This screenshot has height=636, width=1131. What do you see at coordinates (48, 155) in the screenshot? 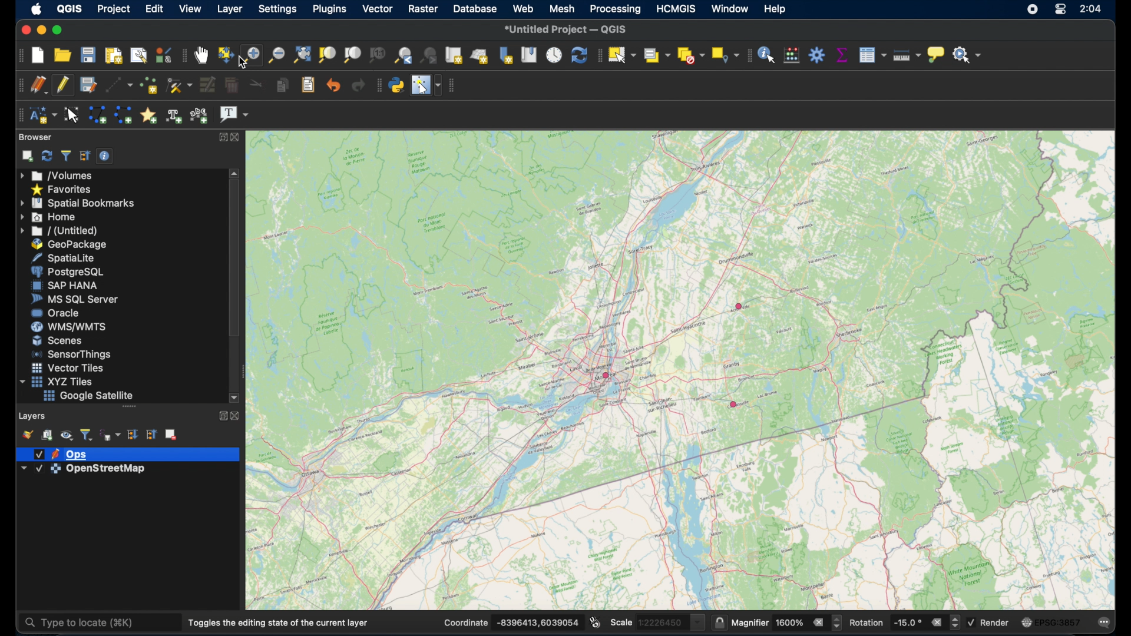
I see `refresh` at bounding box center [48, 155].